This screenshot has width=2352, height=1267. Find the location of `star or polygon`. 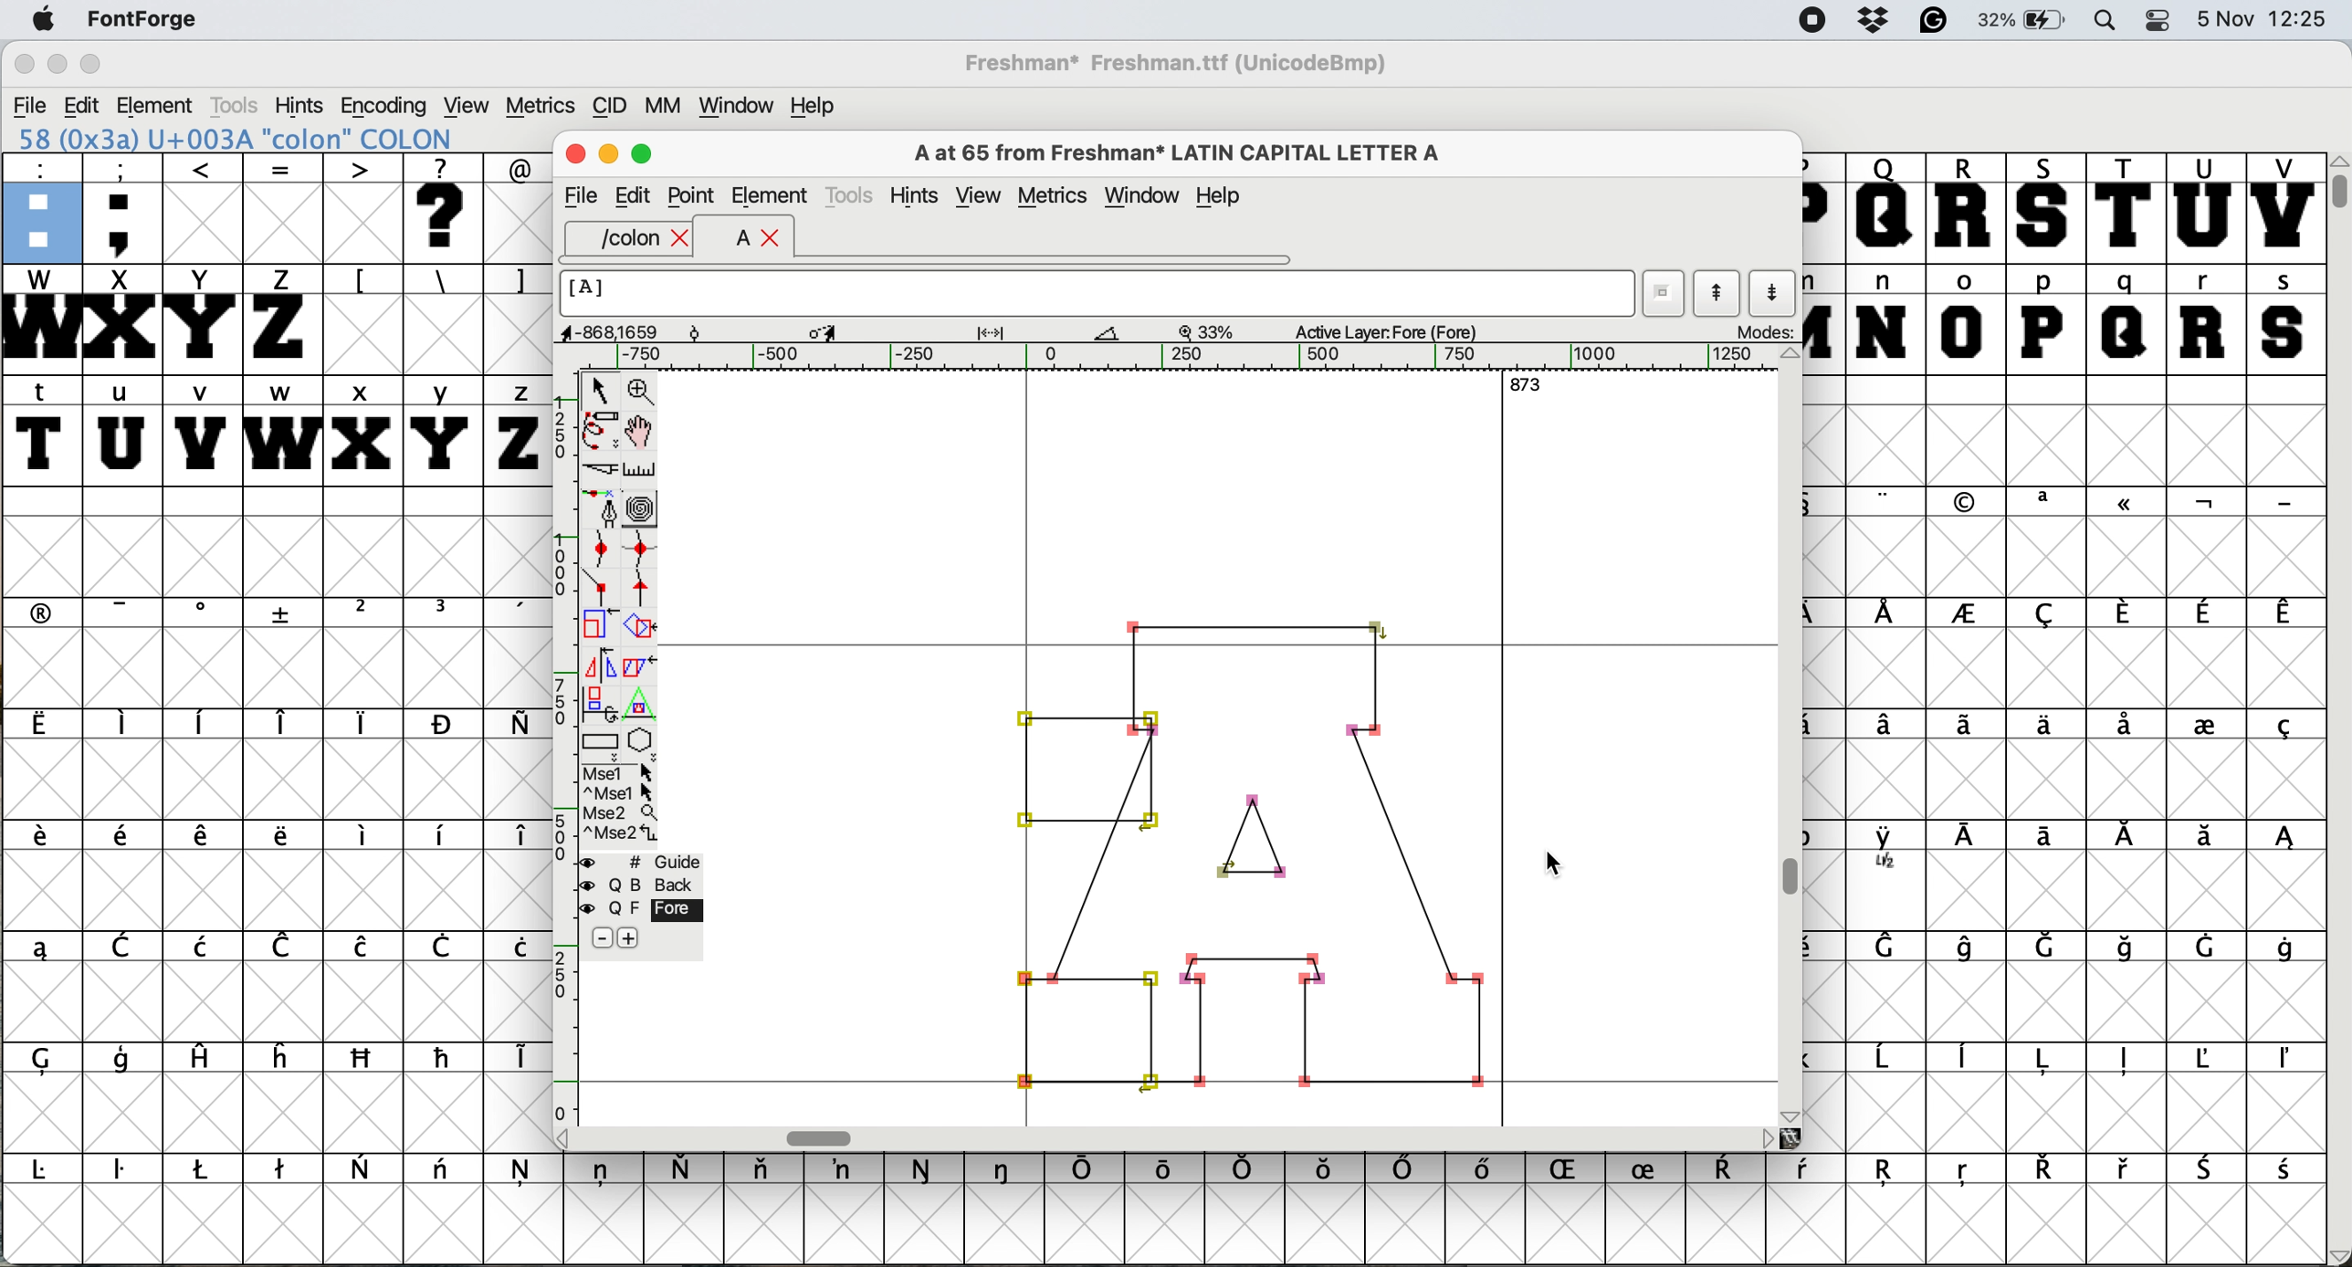

star or polygon is located at coordinates (646, 737).